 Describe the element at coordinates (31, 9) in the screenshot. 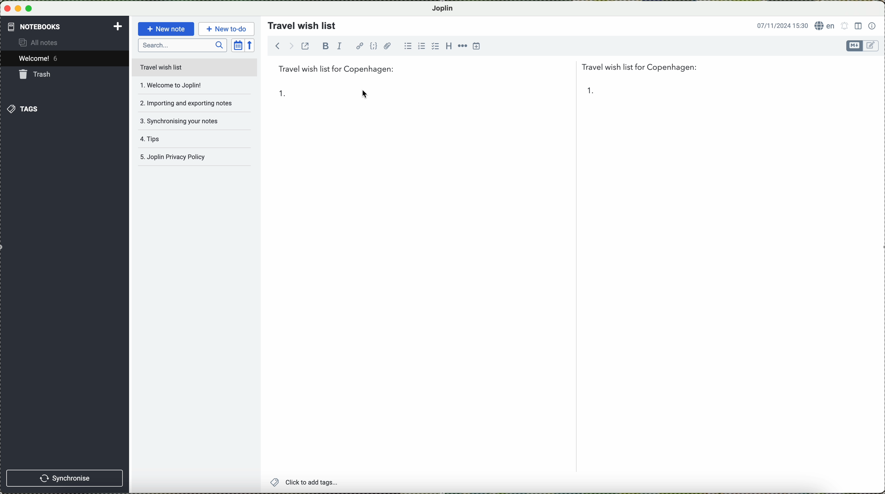

I see `maximize` at that location.